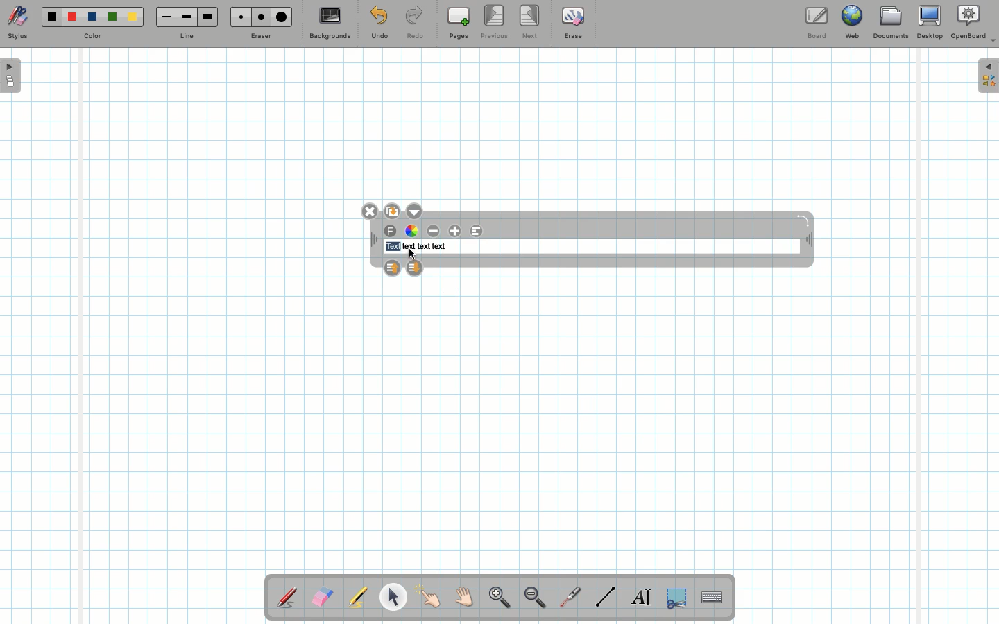 Image resolution: width=999 pixels, height=624 pixels. Describe the element at coordinates (932, 22) in the screenshot. I see `Desktop` at that location.